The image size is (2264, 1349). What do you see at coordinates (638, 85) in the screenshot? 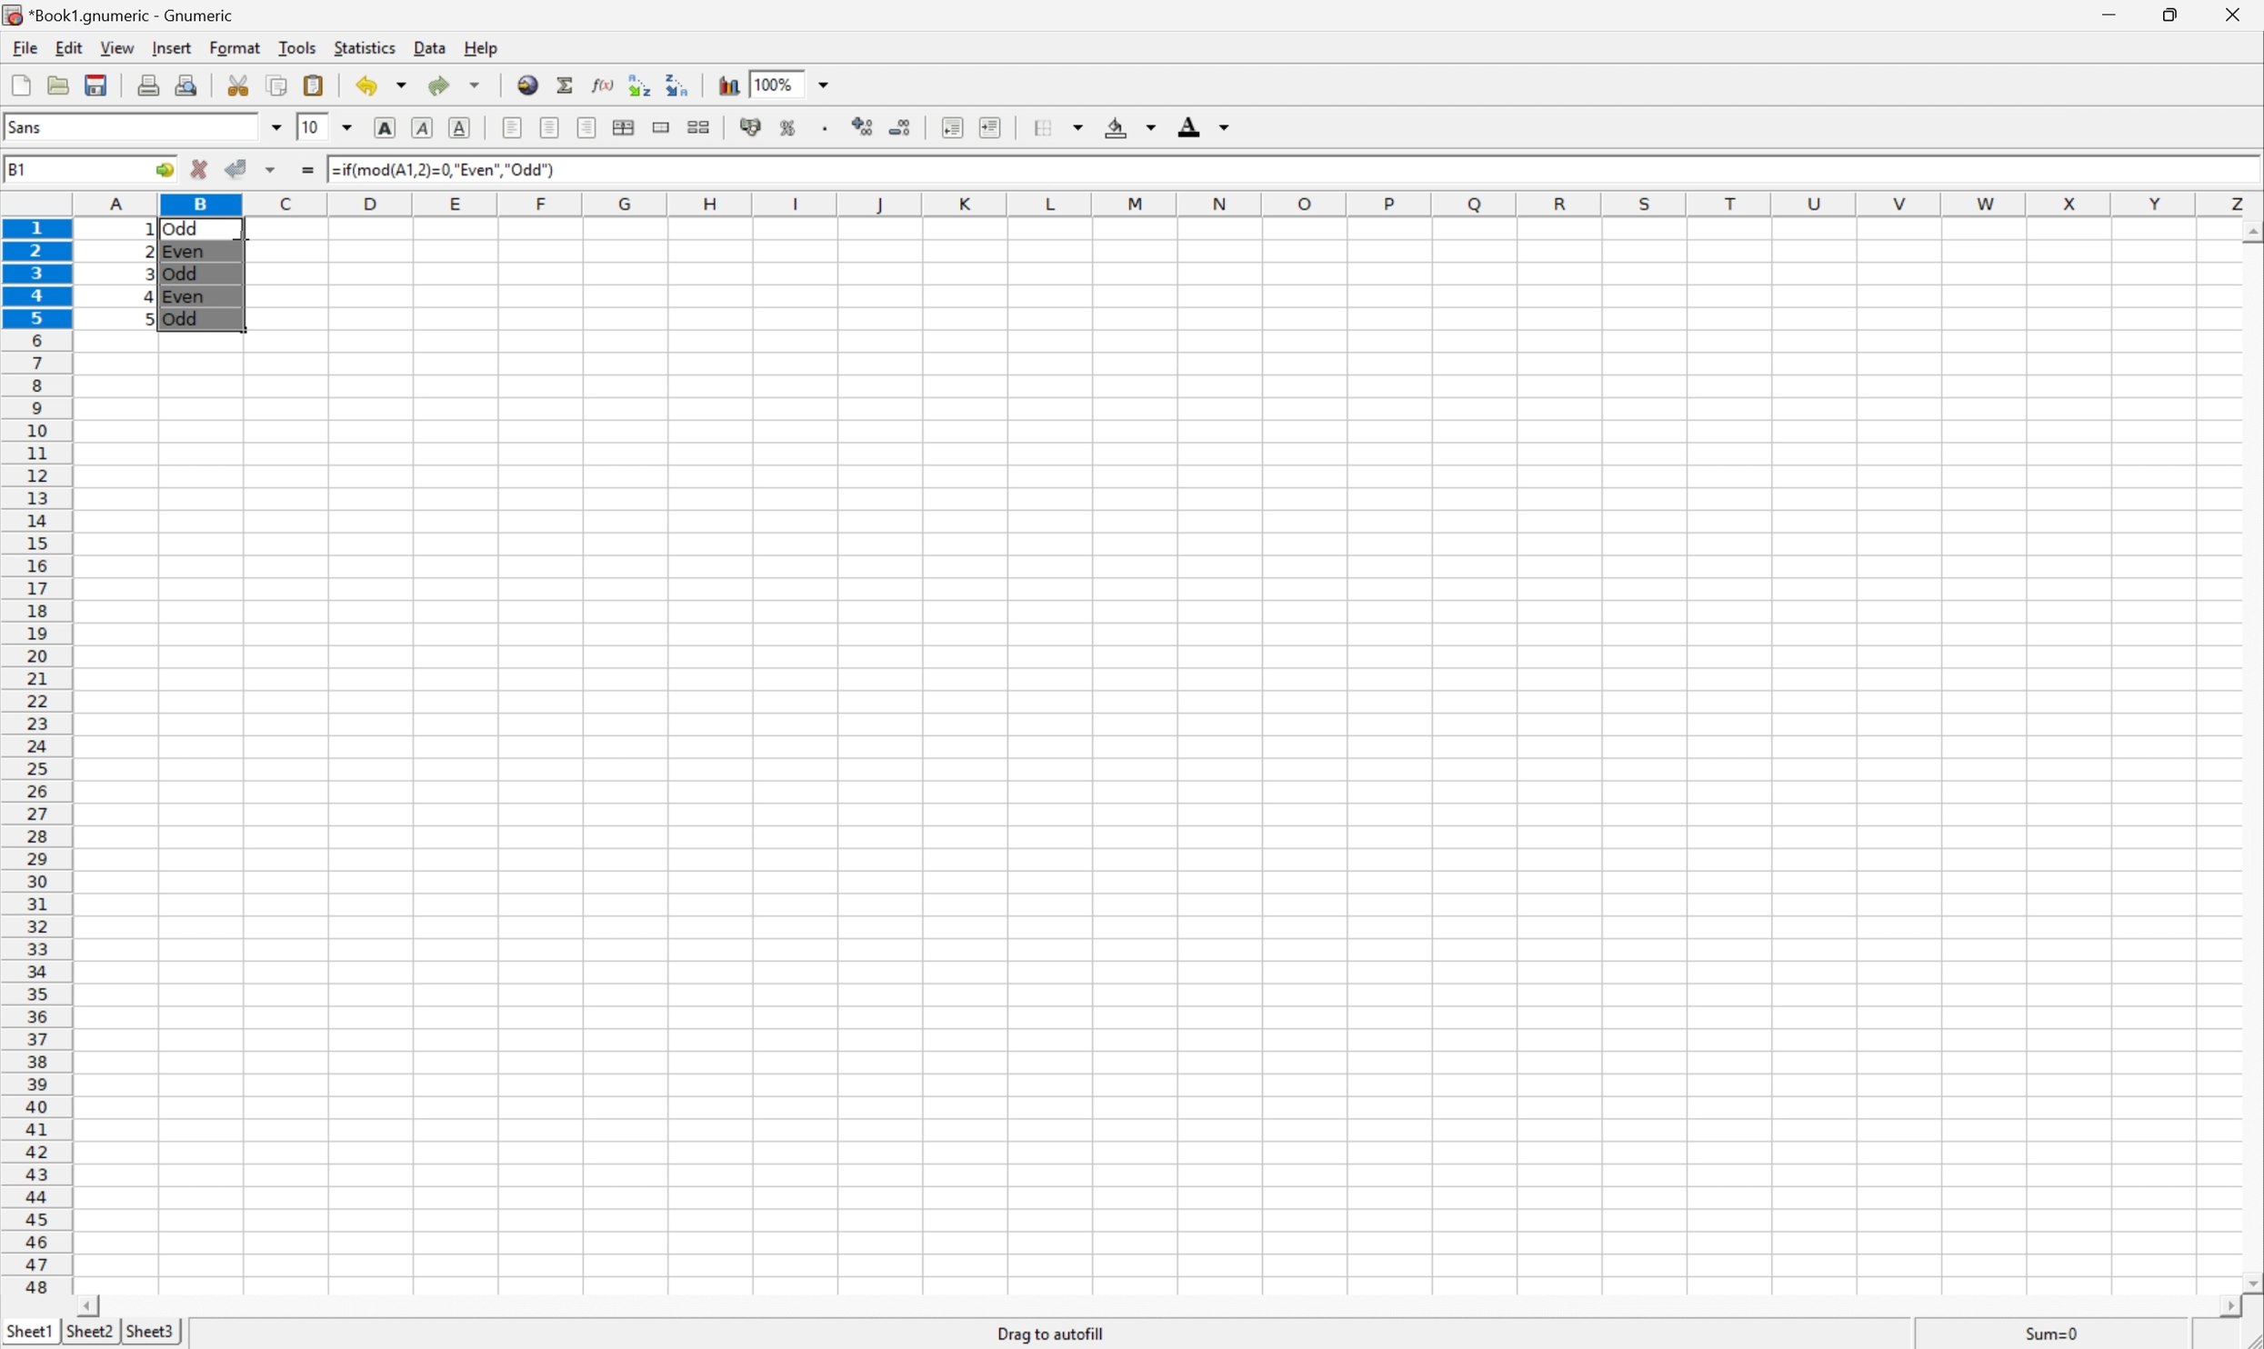
I see `Sort the selected region in ascending order based on the first column selected` at bounding box center [638, 85].